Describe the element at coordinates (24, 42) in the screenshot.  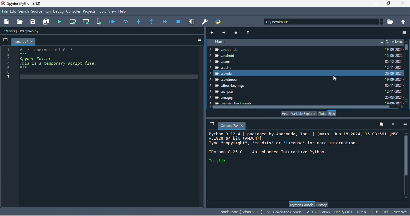
I see `temp` at that location.